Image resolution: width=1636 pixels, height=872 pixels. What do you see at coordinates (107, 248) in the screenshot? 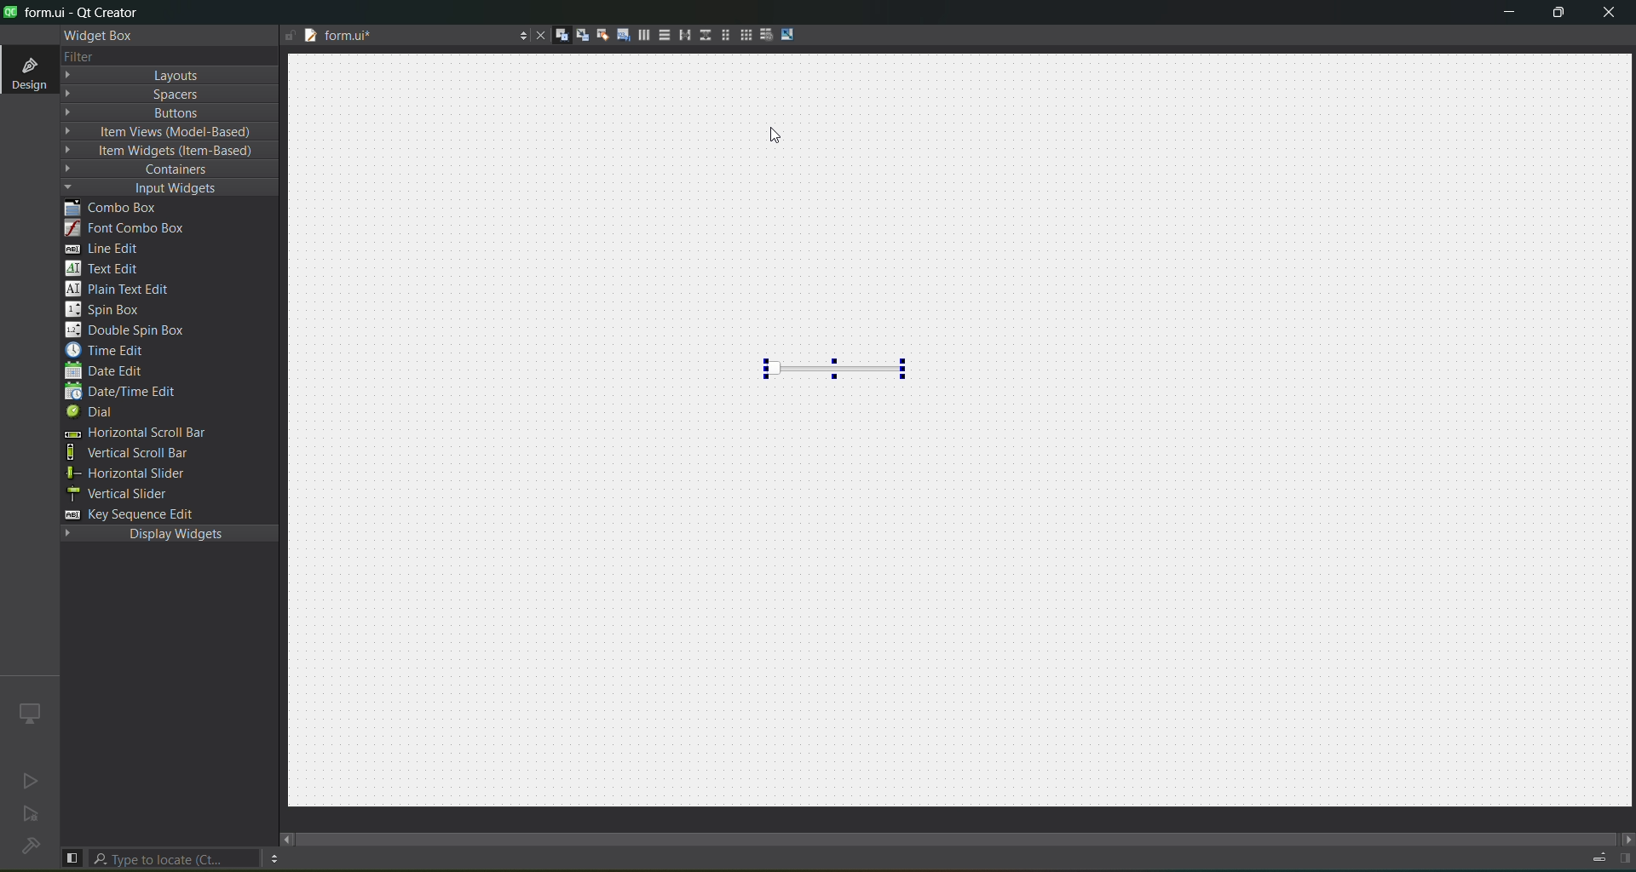
I see `line edit` at bounding box center [107, 248].